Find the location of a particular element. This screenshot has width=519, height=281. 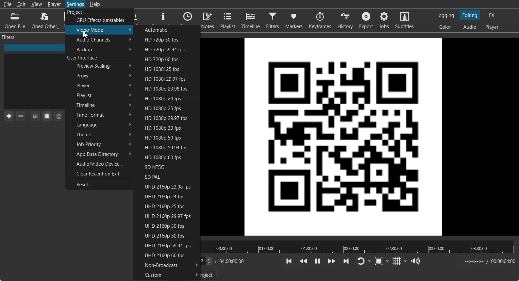

Timeline is located at coordinates (99, 104).